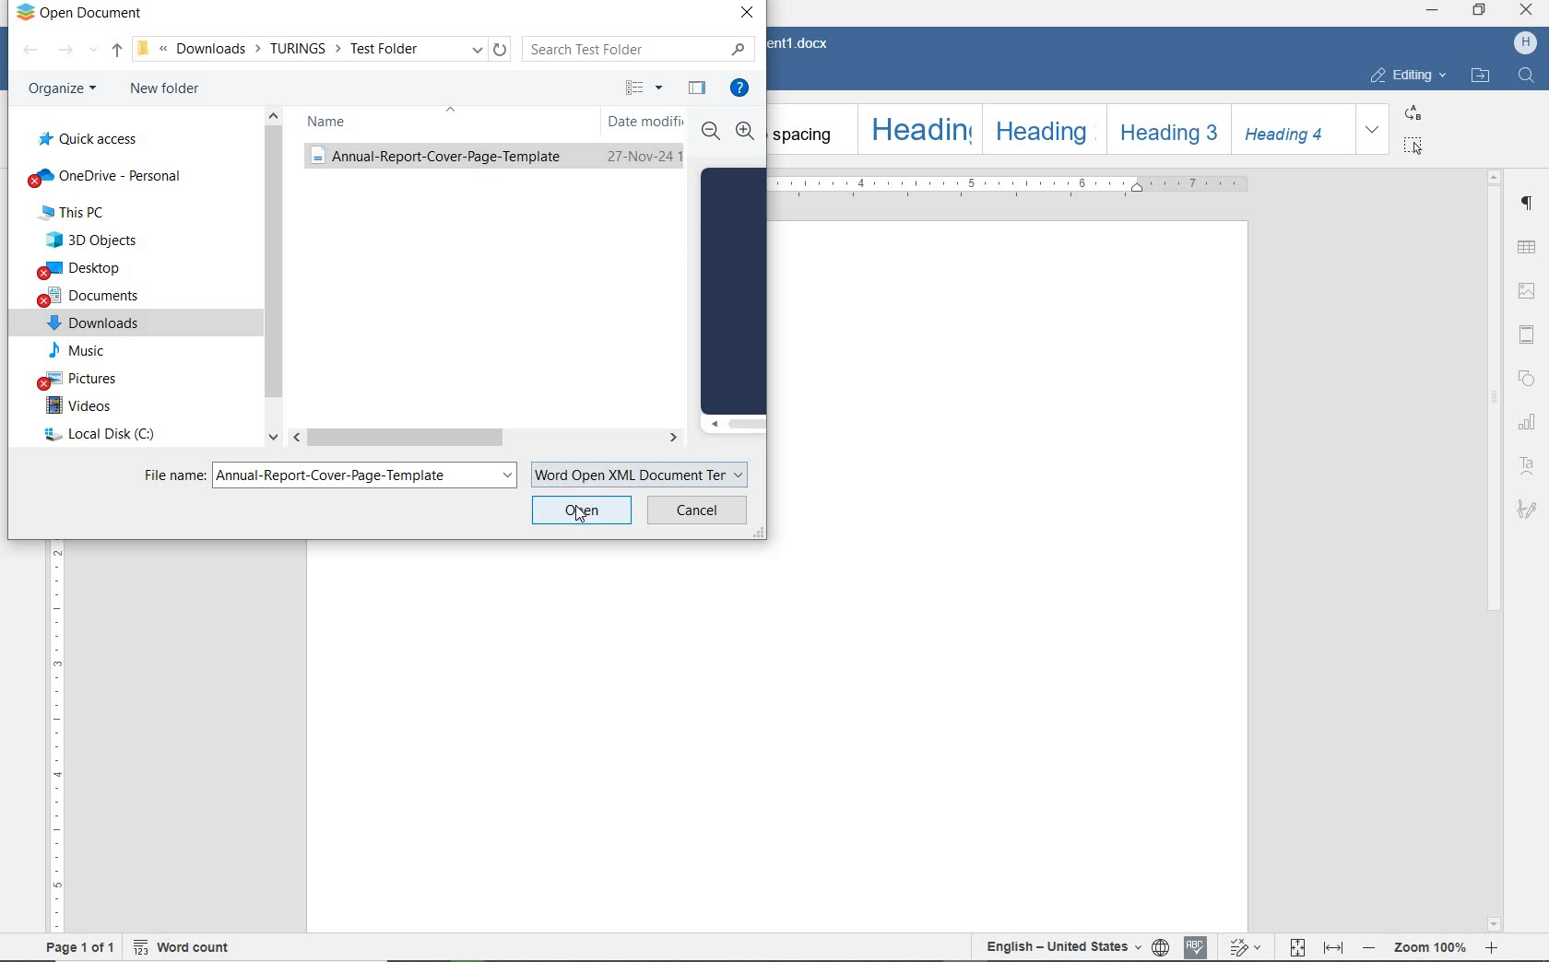 This screenshot has width=1549, height=962. Describe the element at coordinates (367, 476) in the screenshot. I see `FILE NAME ADDED TO INPUT FIELD` at that location.